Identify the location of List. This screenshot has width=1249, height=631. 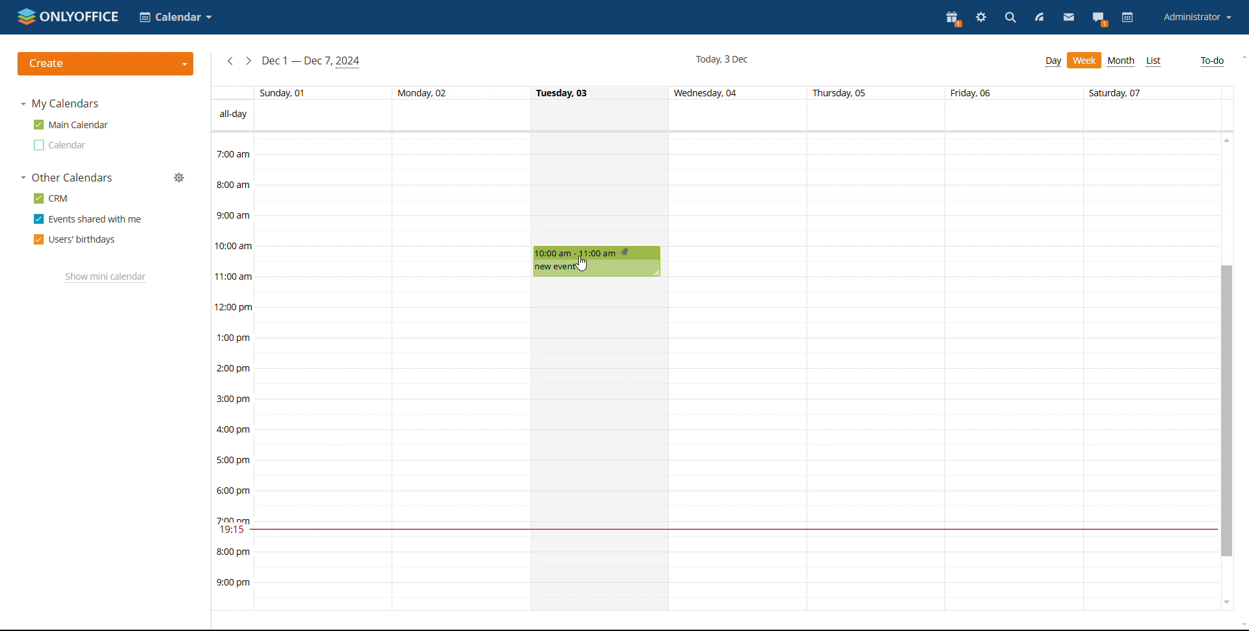
(1155, 62).